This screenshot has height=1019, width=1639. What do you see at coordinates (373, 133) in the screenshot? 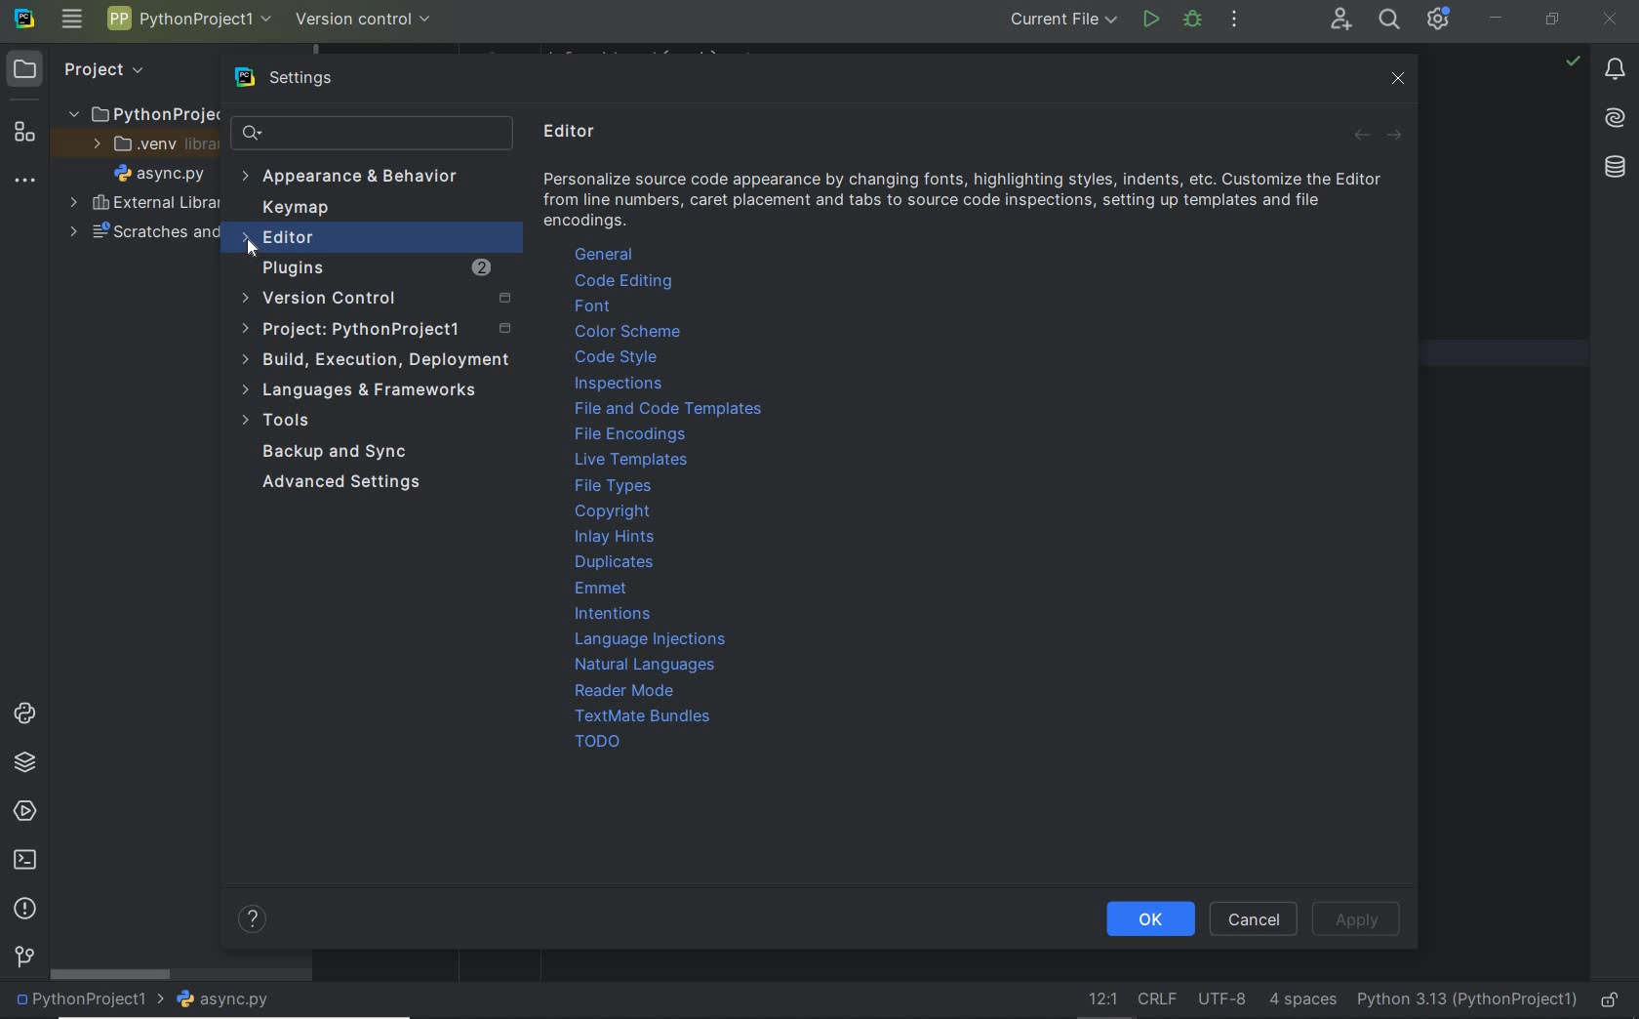
I see `search settings` at bounding box center [373, 133].